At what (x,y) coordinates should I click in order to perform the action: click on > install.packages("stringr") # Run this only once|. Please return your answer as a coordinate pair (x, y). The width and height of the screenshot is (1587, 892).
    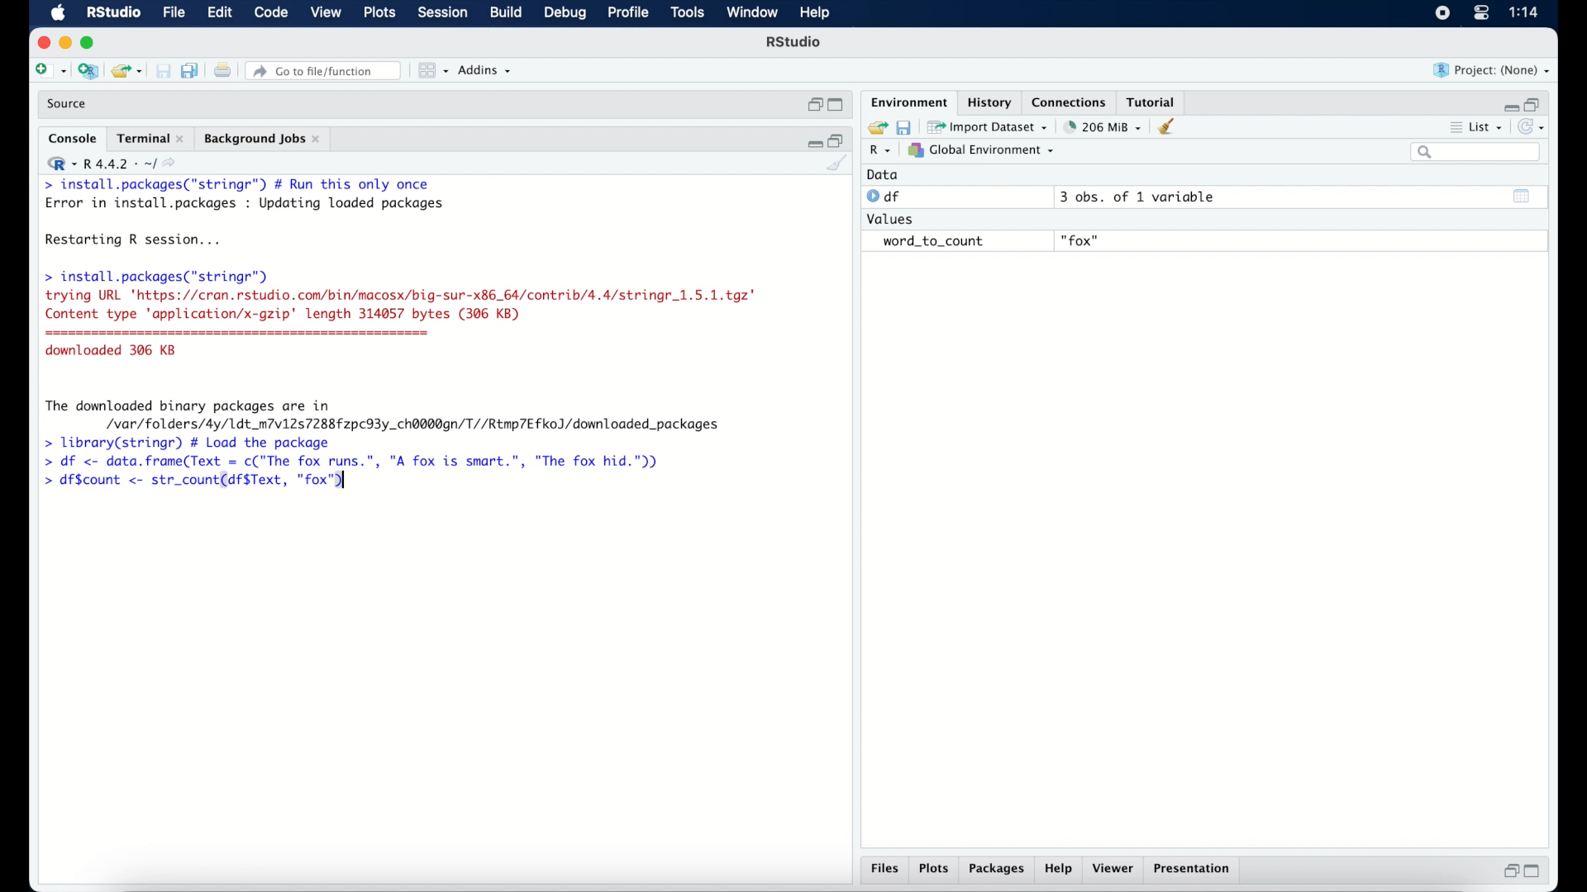
    Looking at the image, I should click on (241, 185).